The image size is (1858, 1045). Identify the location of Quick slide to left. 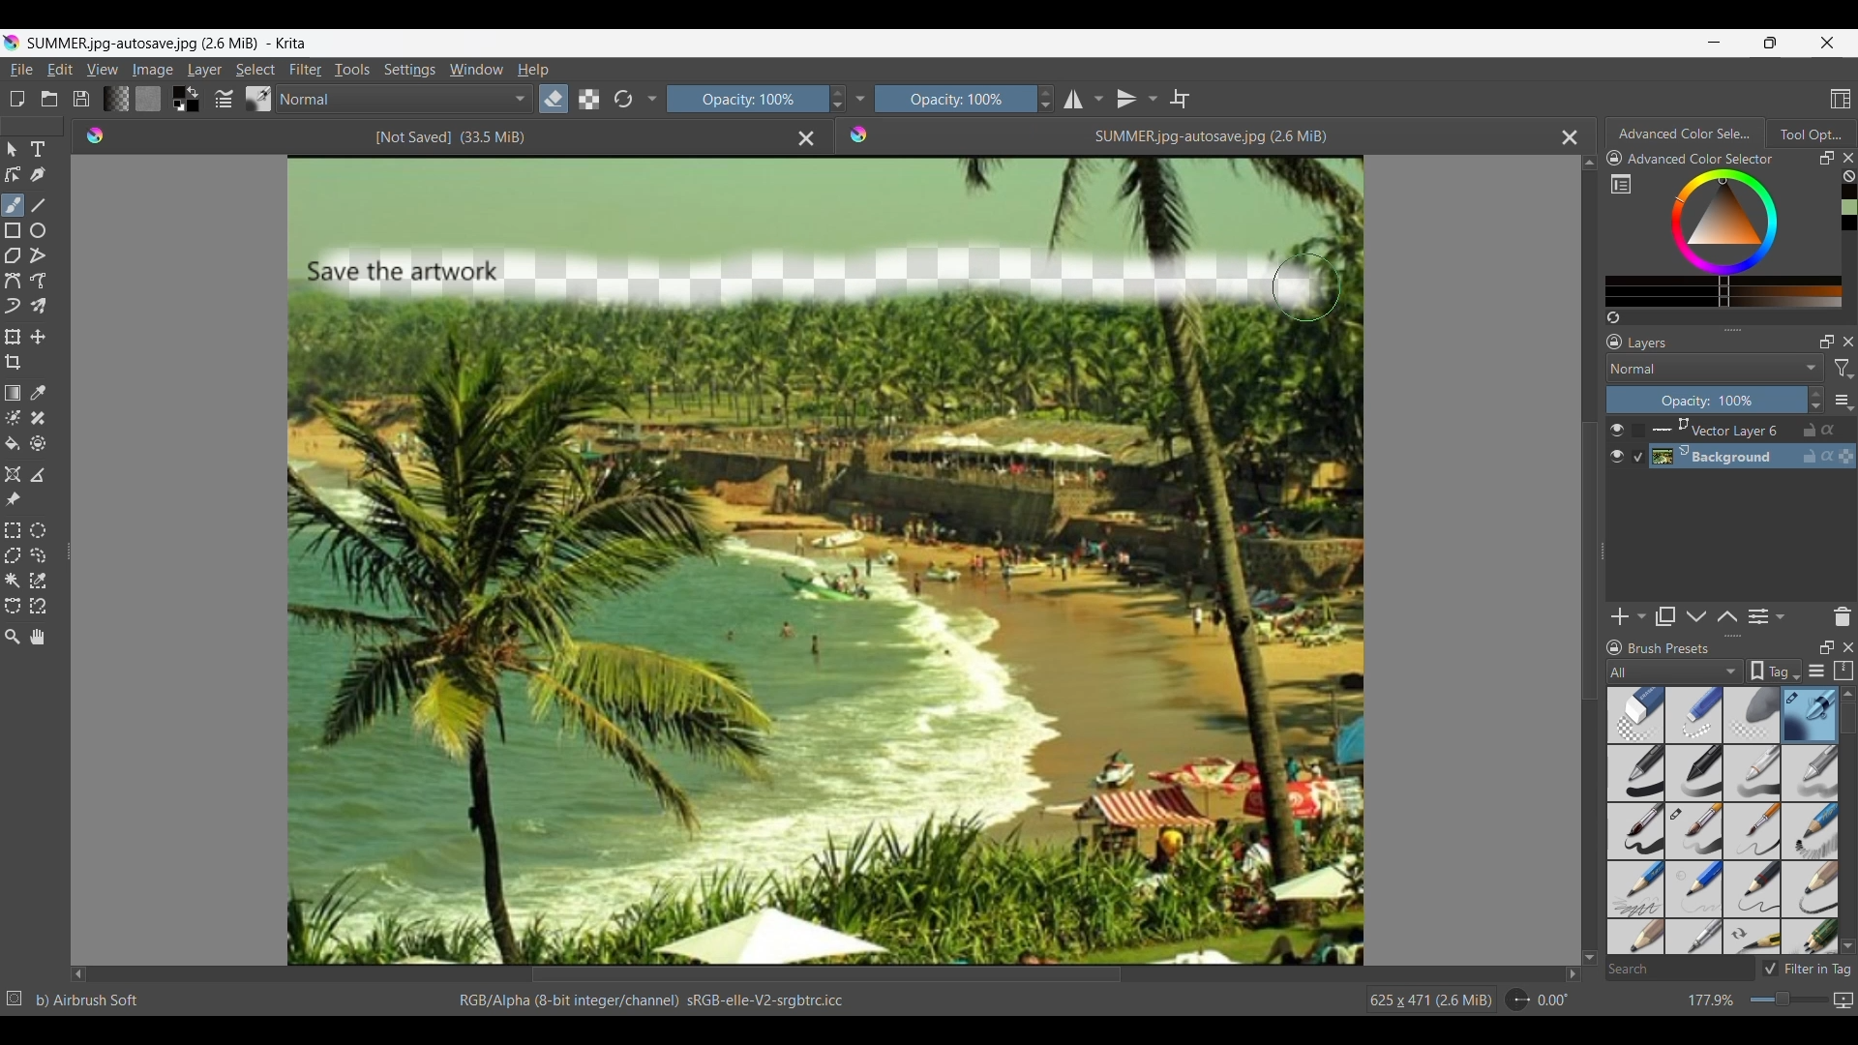
(78, 975).